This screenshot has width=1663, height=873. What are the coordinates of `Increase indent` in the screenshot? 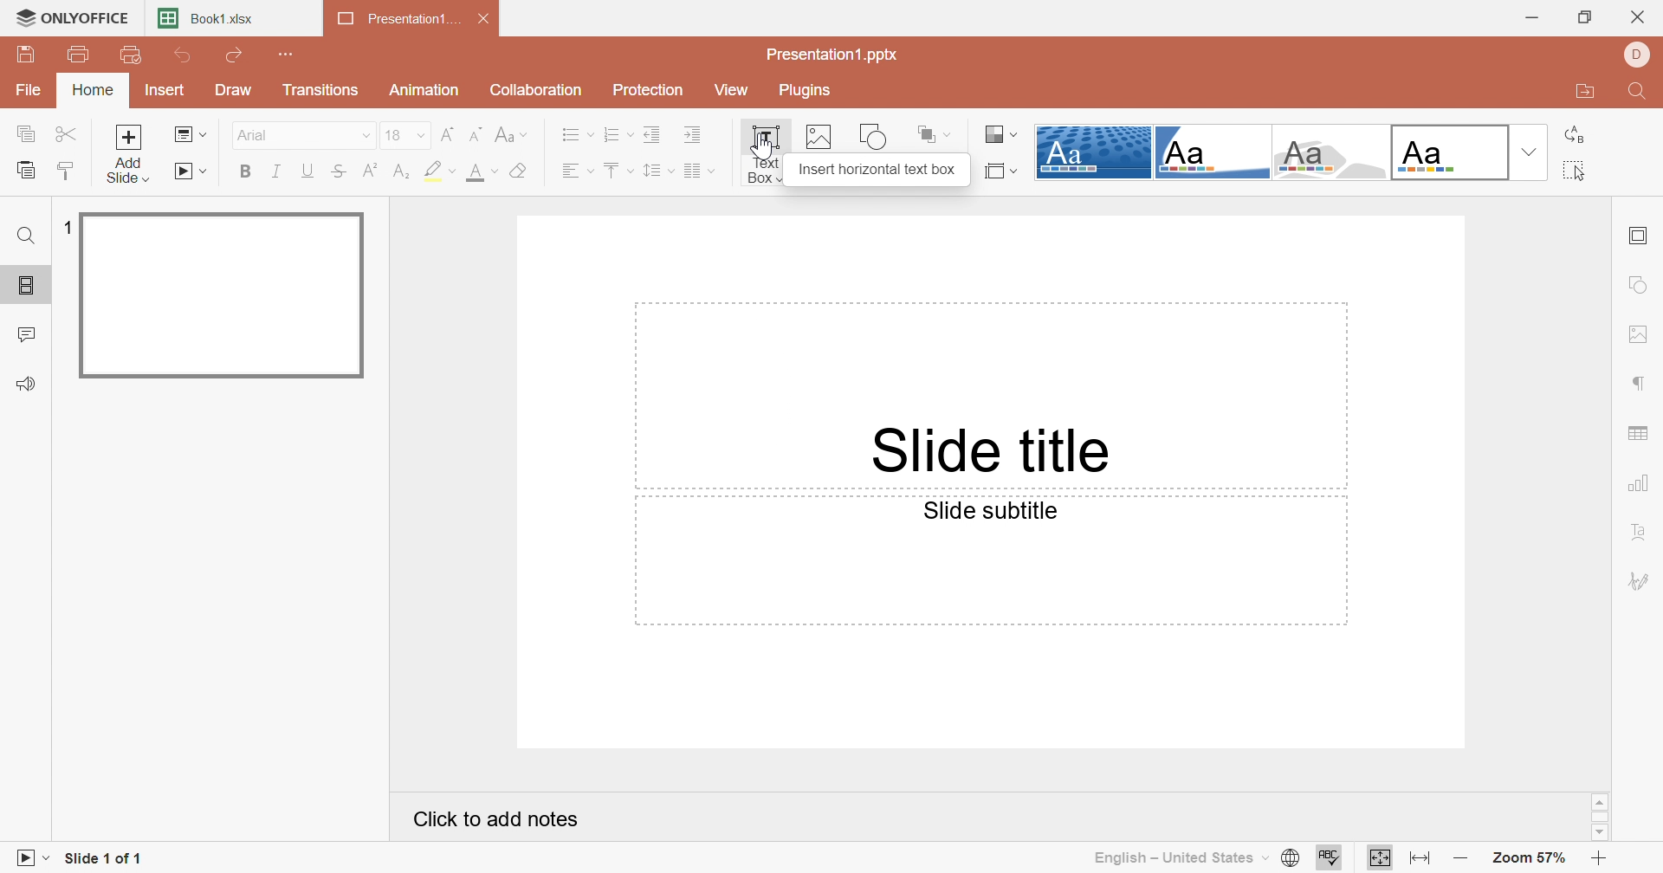 It's located at (694, 137).